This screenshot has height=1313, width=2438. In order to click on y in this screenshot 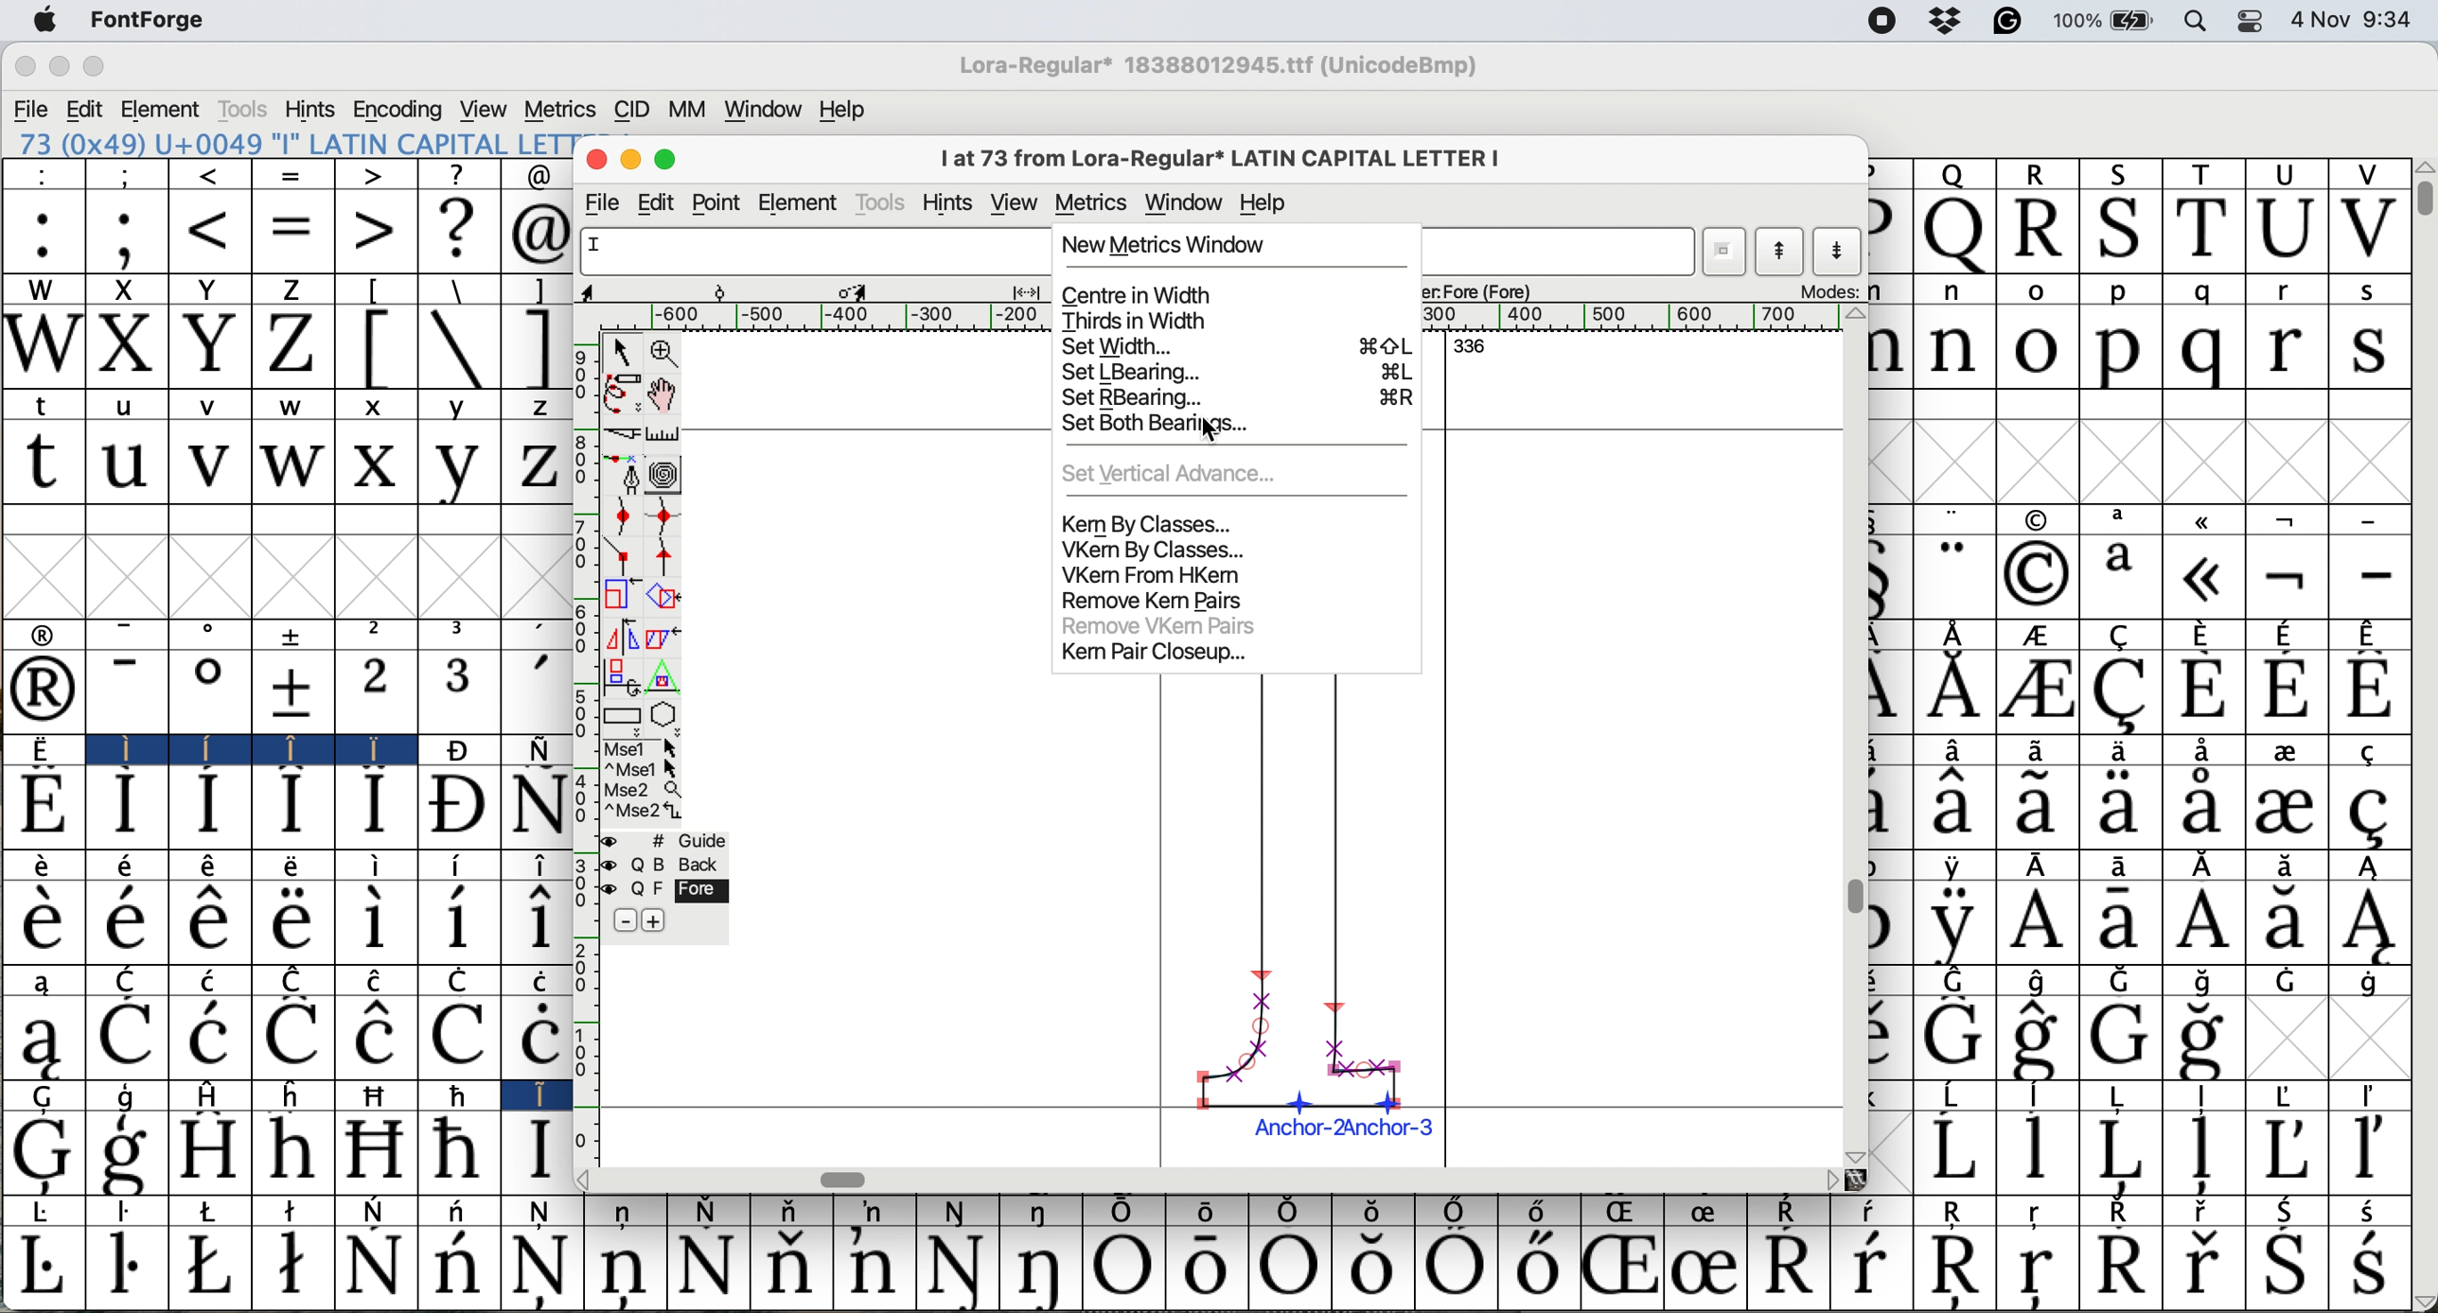, I will do `click(456, 465)`.